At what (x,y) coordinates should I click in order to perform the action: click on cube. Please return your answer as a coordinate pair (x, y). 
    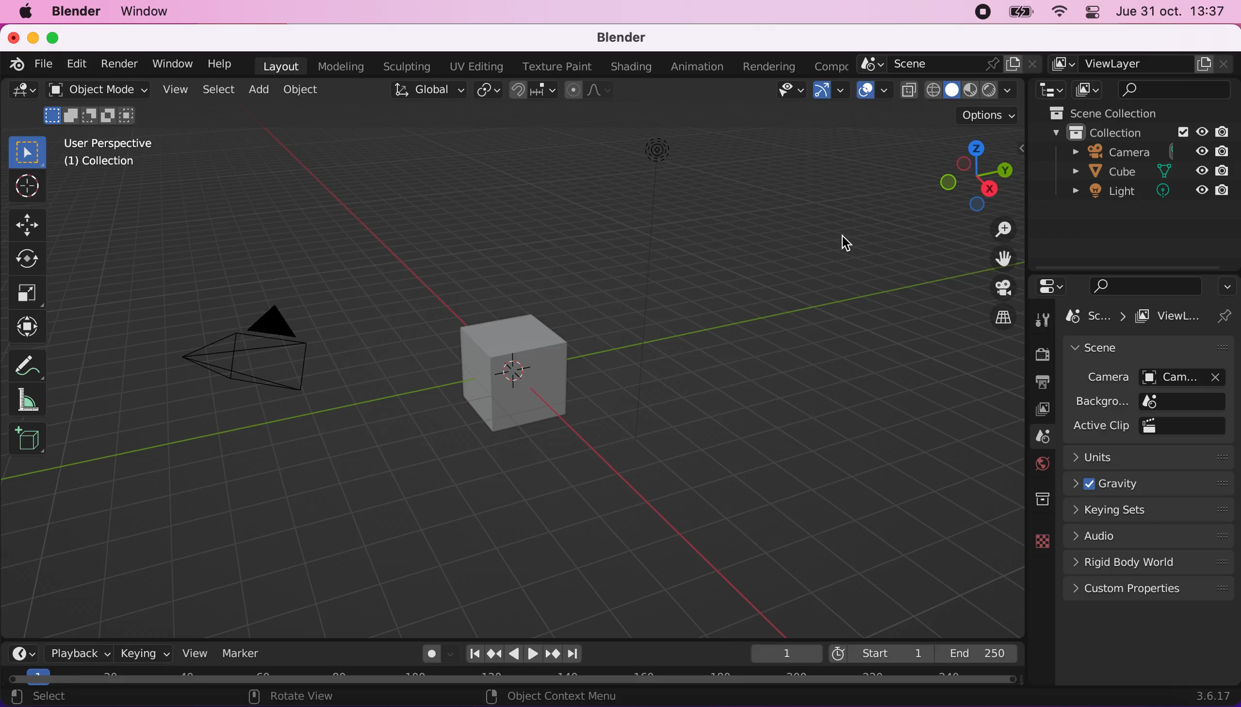
    Looking at the image, I should click on (508, 370).